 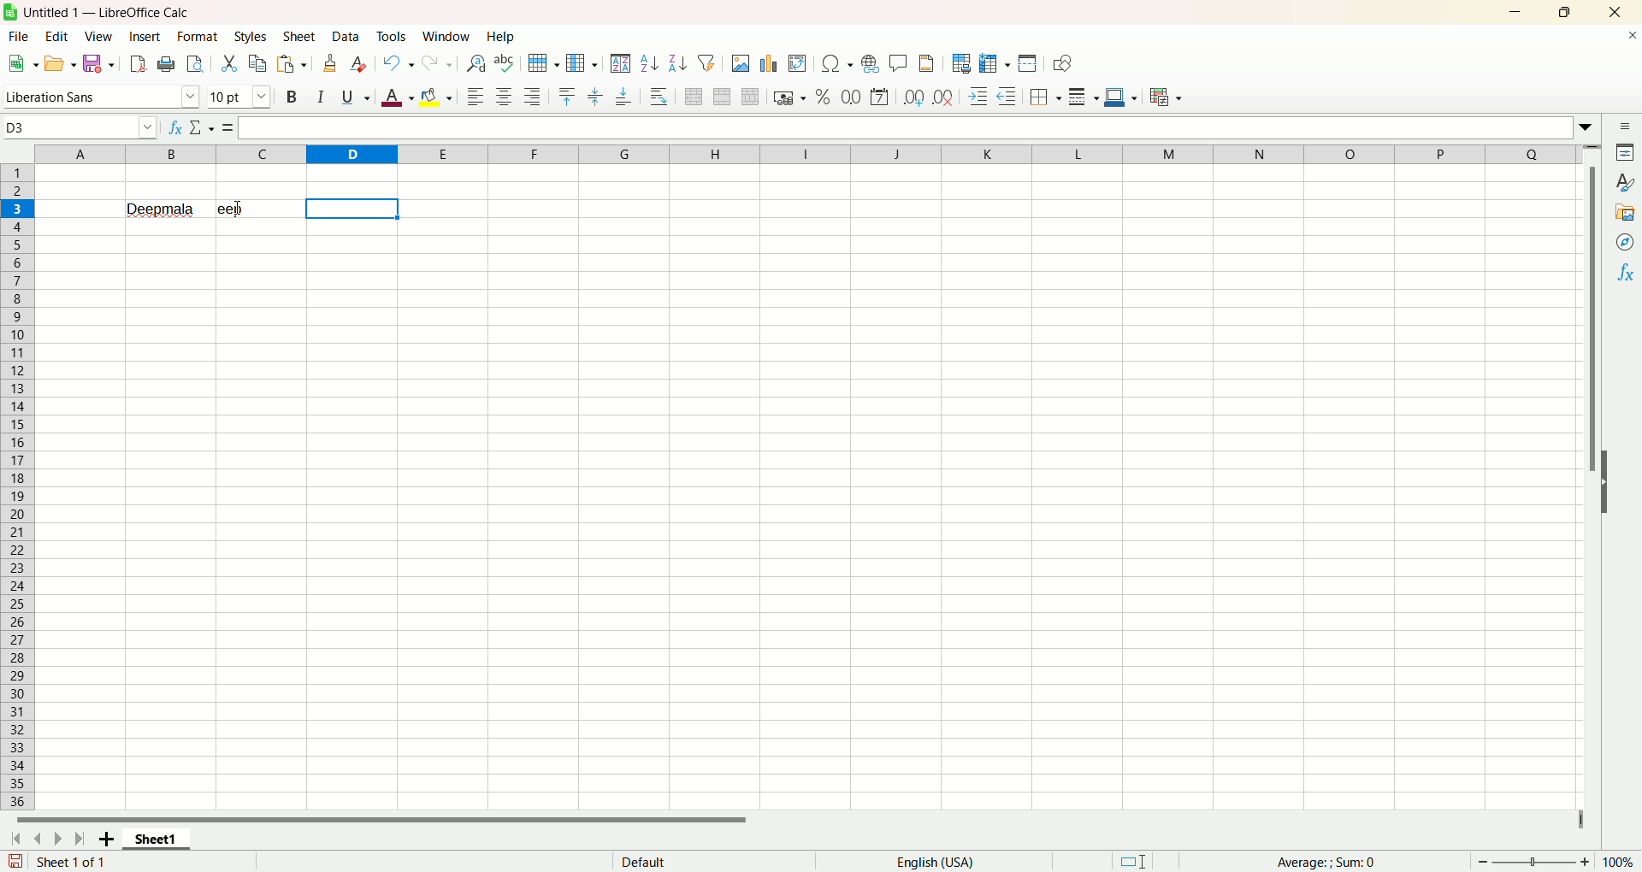 What do you see at coordinates (836, 63) in the screenshot?
I see `Insert symbols` at bounding box center [836, 63].